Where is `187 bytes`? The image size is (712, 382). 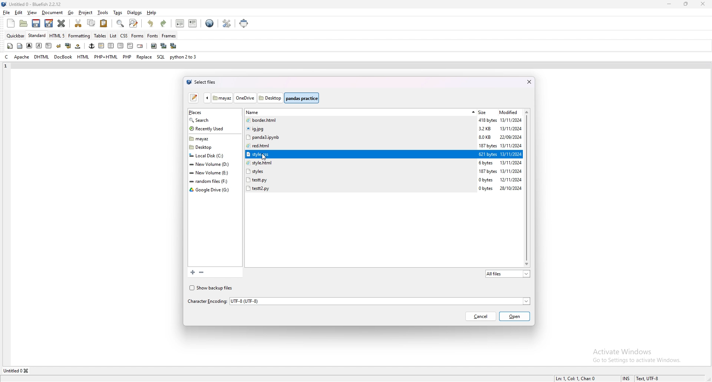 187 bytes is located at coordinates (488, 146).